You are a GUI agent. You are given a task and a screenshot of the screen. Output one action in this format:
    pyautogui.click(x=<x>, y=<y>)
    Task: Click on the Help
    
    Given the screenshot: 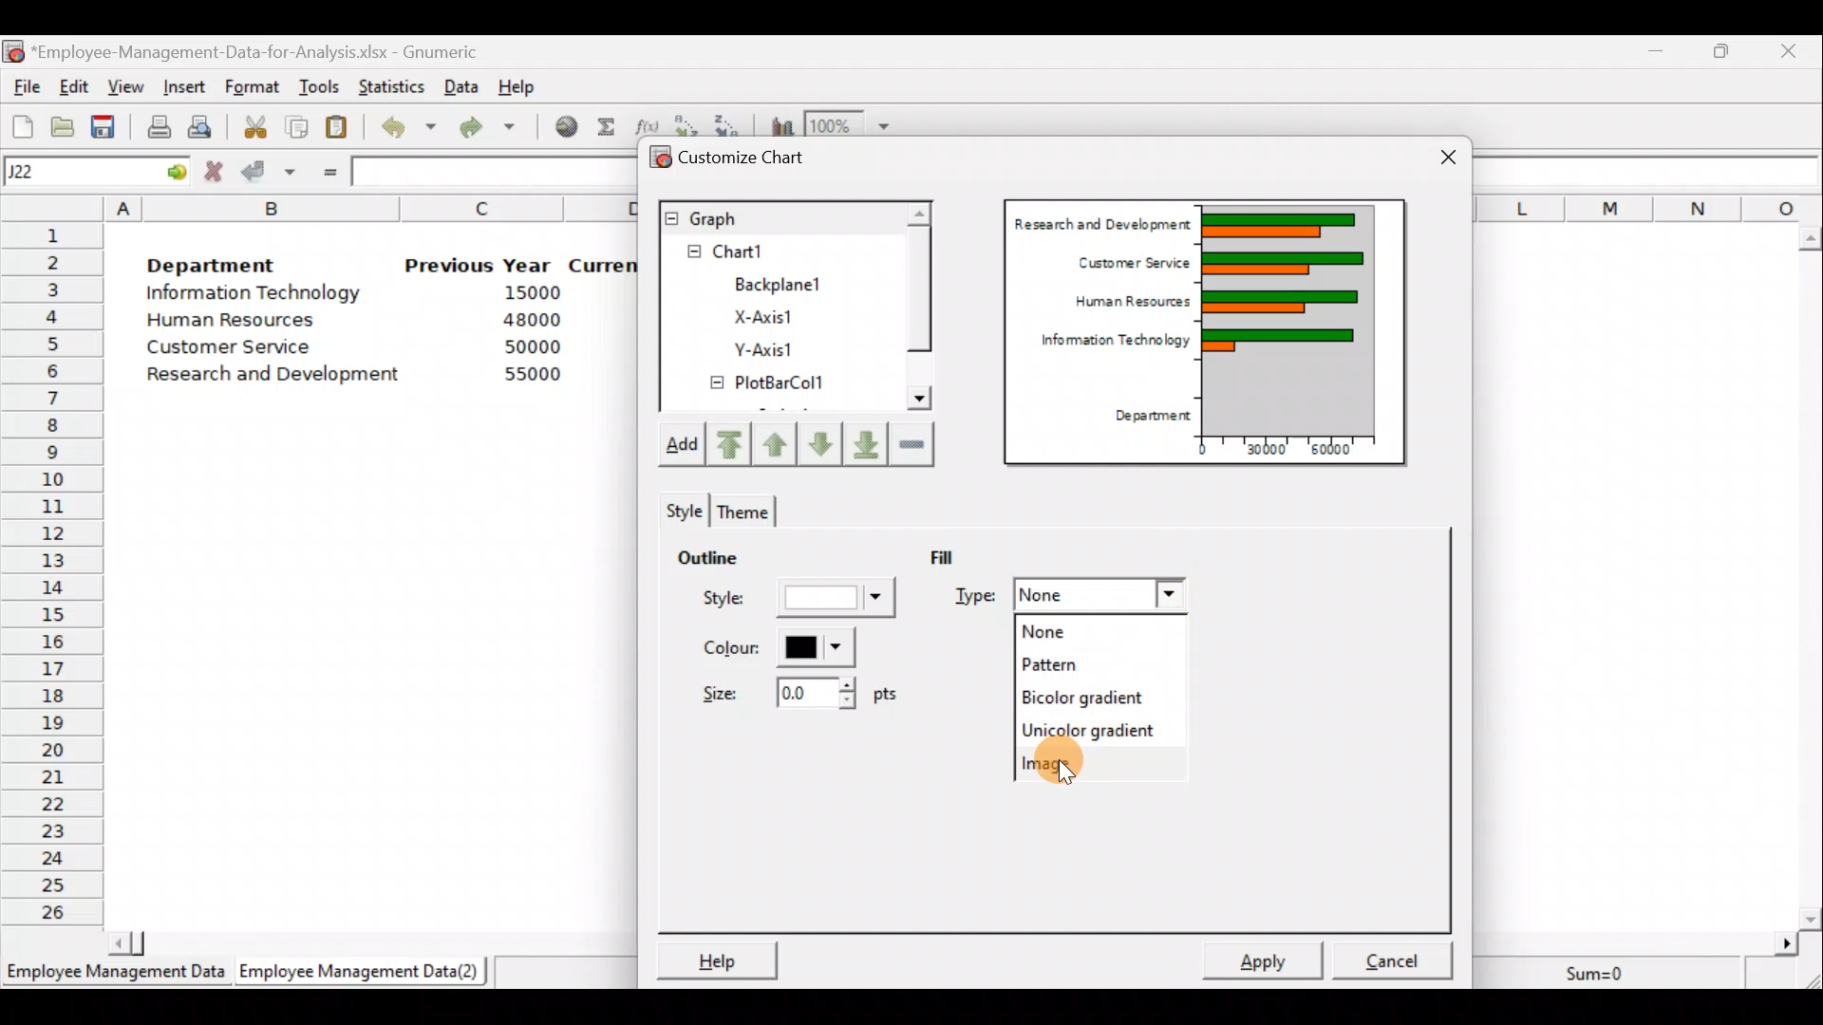 What is the action you would take?
    pyautogui.click(x=718, y=956)
    